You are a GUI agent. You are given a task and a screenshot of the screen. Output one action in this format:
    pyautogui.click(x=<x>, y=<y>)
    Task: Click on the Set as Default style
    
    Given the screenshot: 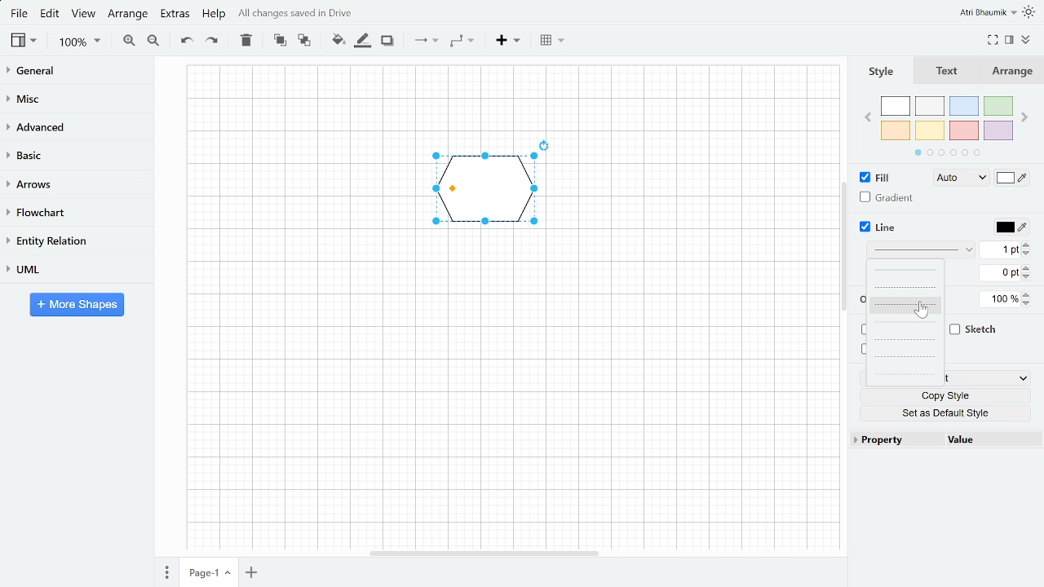 What is the action you would take?
    pyautogui.click(x=946, y=413)
    